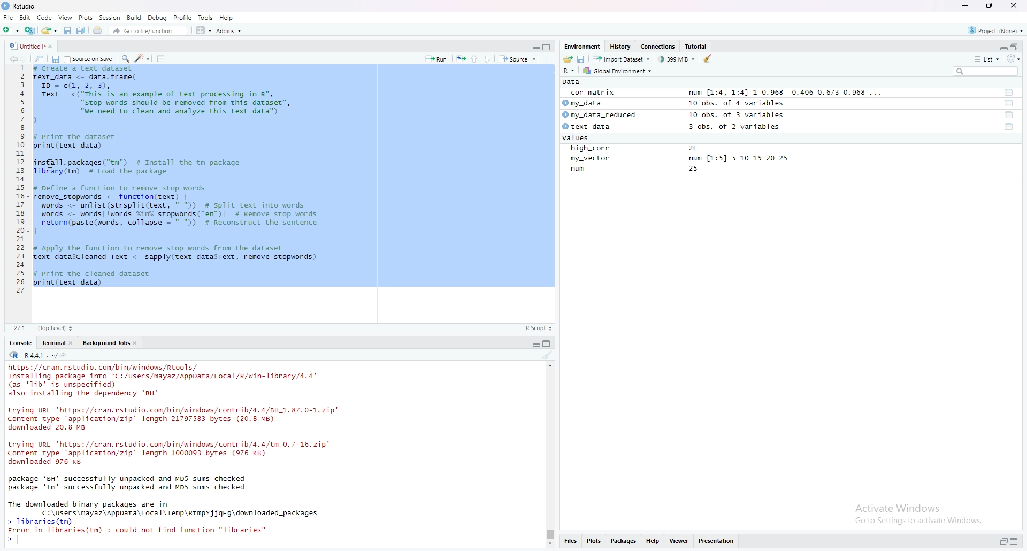  I want to click on my_data_reduced, so click(599, 114).